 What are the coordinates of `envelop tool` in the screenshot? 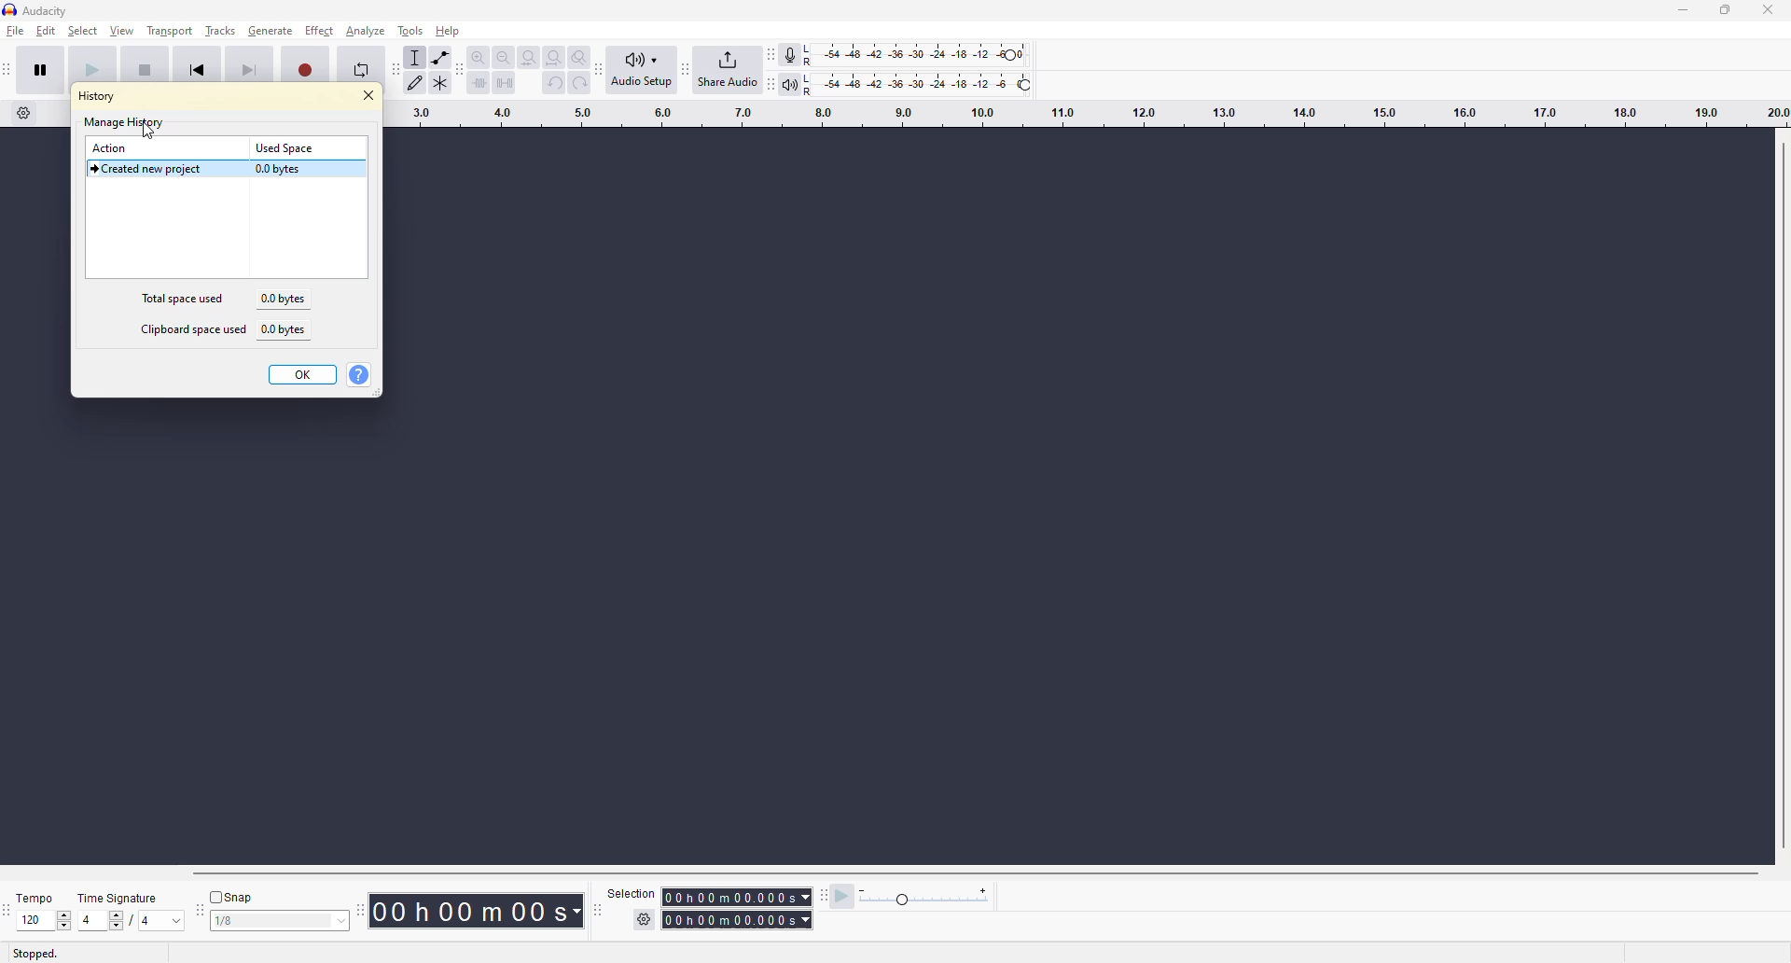 It's located at (445, 59).